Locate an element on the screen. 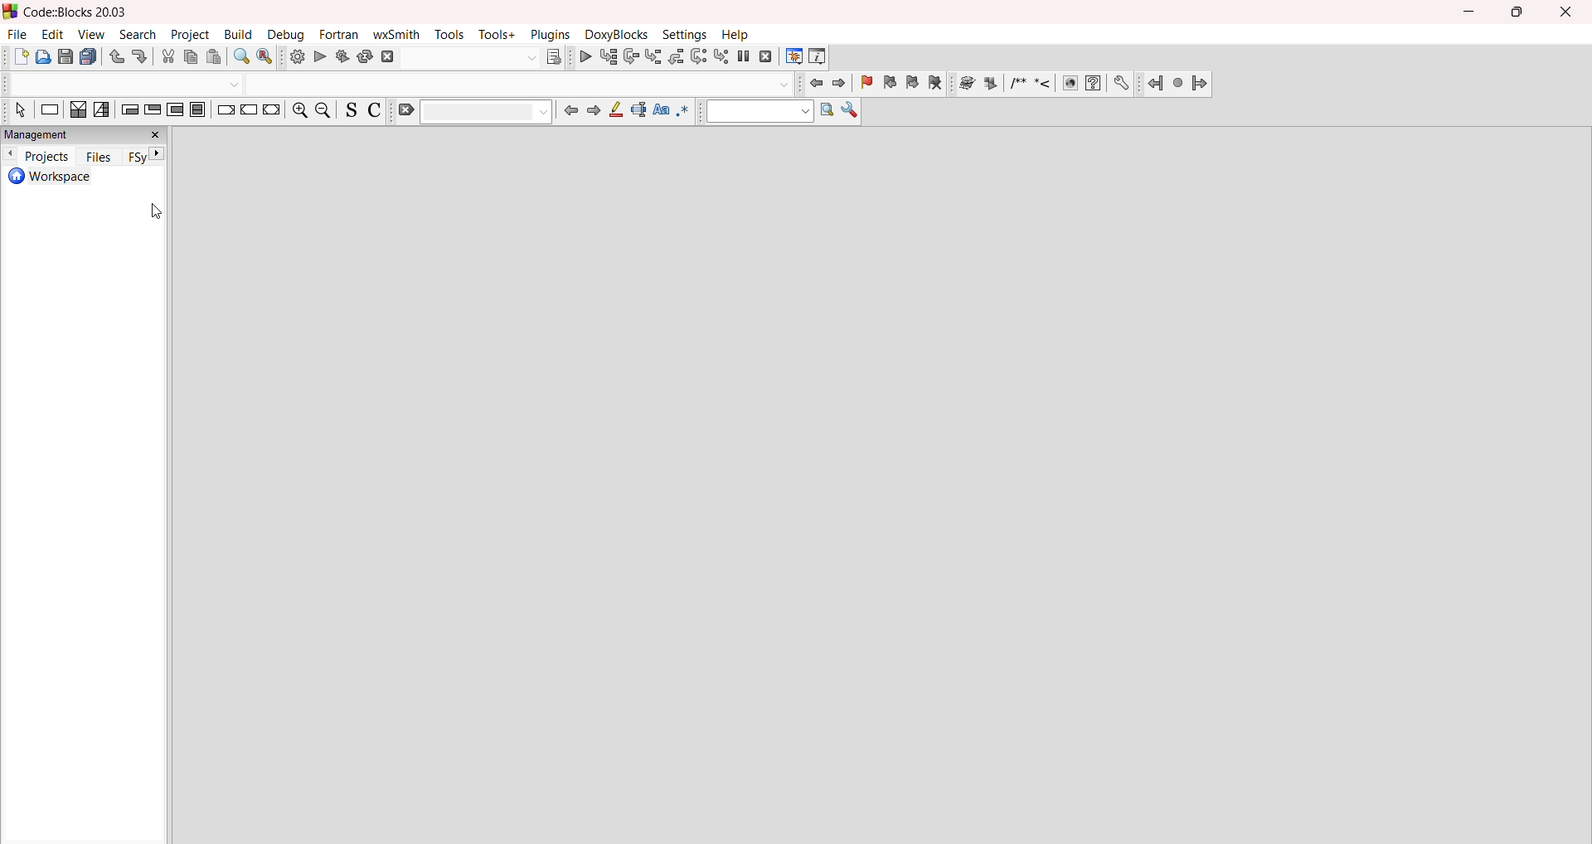  highlight is located at coordinates (618, 112).